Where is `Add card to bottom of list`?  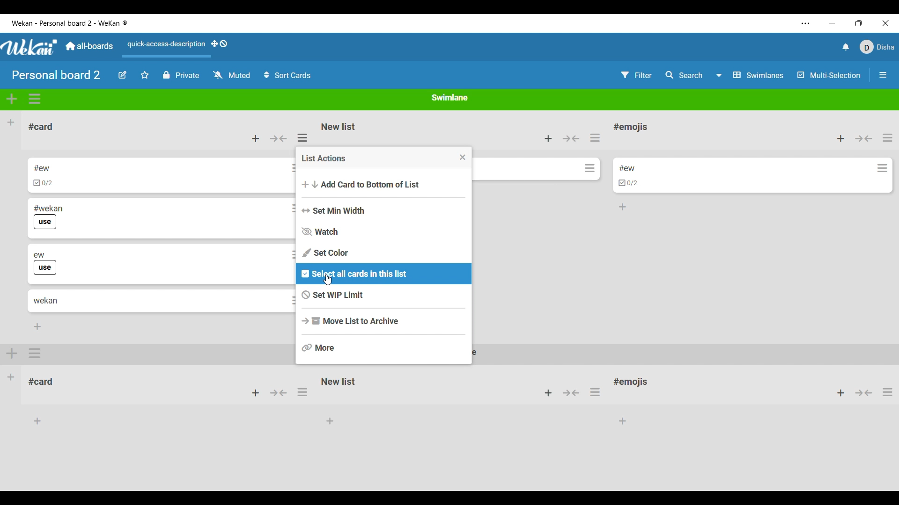 Add card to bottom of list is located at coordinates (385, 184).